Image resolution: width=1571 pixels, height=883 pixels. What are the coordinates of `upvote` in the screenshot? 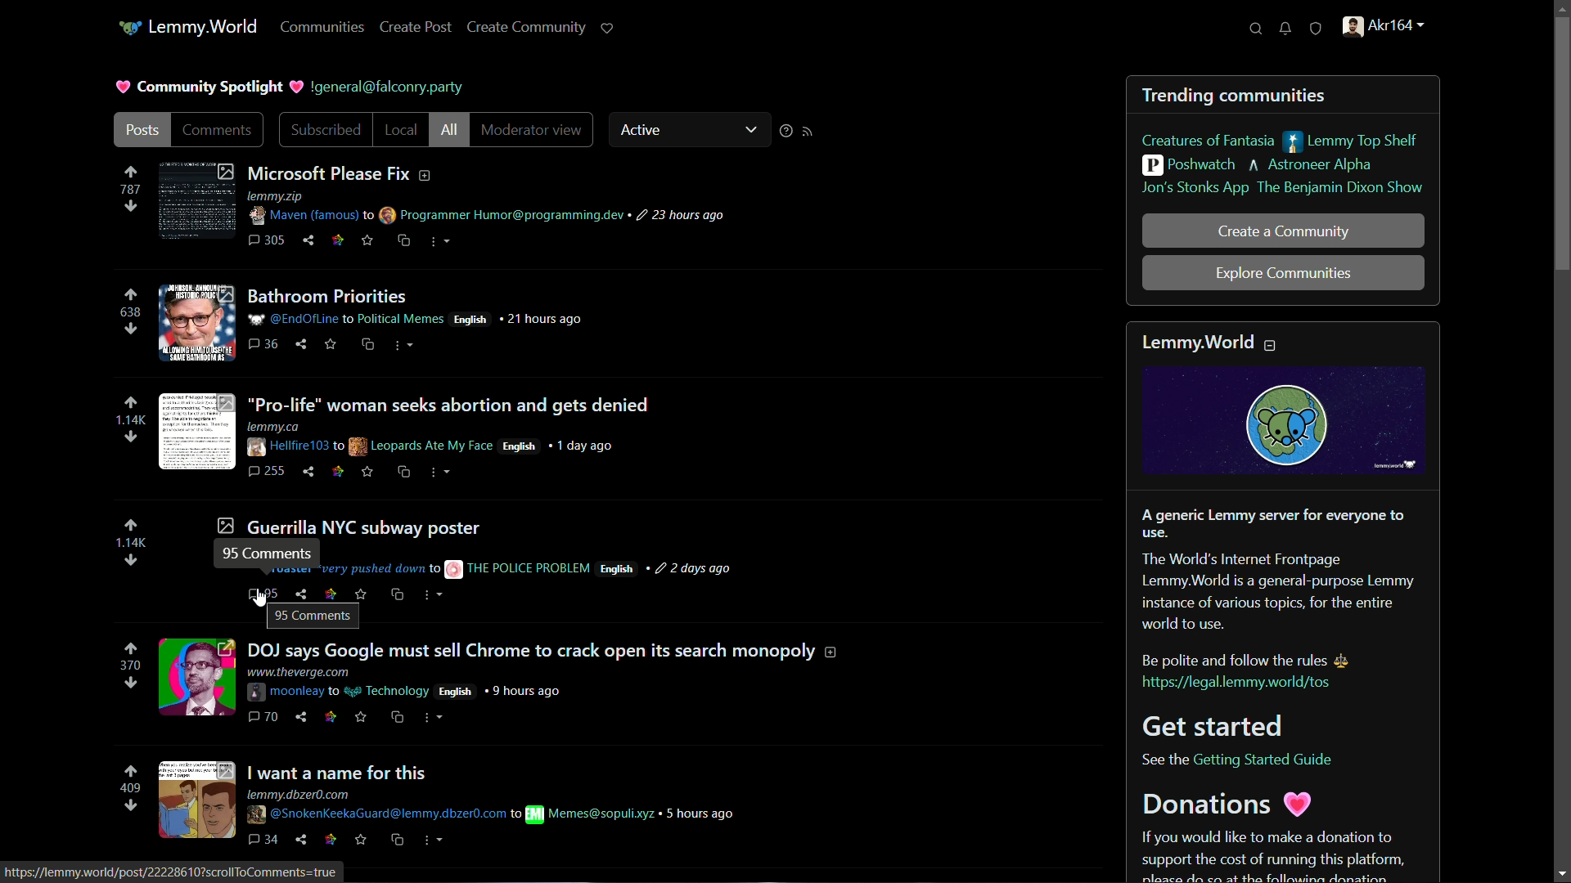 It's located at (130, 402).